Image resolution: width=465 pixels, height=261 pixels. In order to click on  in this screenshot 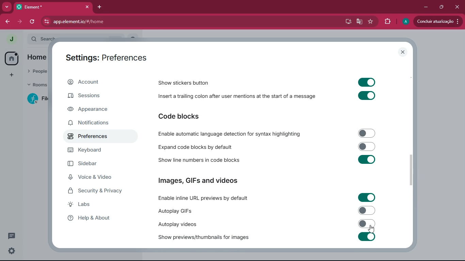, I will do `click(367, 224)`.